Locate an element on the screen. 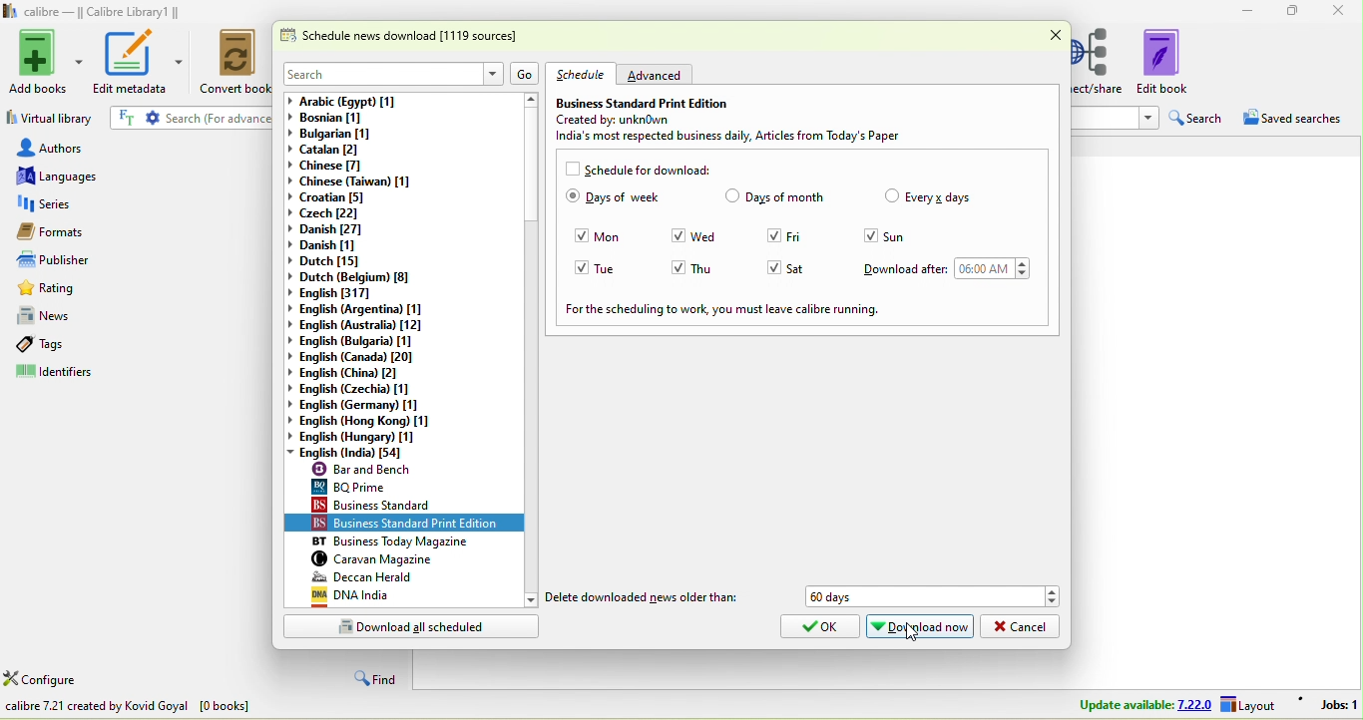 The width and height of the screenshot is (1363, 720). saved searches is located at coordinates (1293, 118).